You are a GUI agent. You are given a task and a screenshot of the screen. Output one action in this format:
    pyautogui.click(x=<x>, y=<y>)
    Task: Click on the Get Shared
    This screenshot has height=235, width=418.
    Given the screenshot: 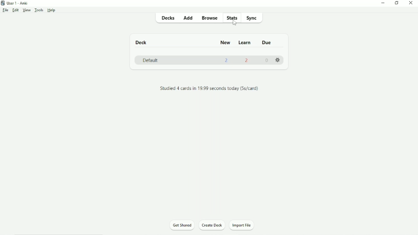 What is the action you would take?
    pyautogui.click(x=182, y=225)
    